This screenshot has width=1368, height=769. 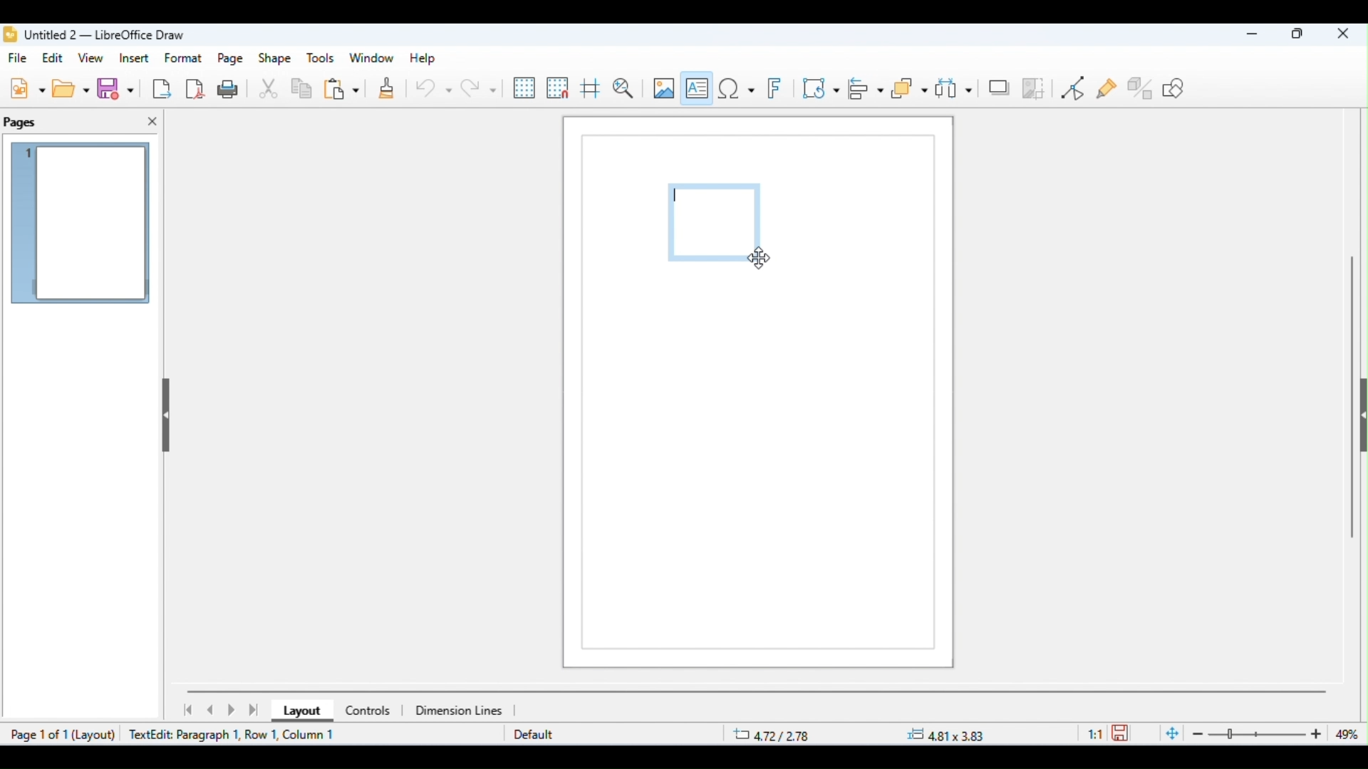 I want to click on file, so click(x=20, y=59).